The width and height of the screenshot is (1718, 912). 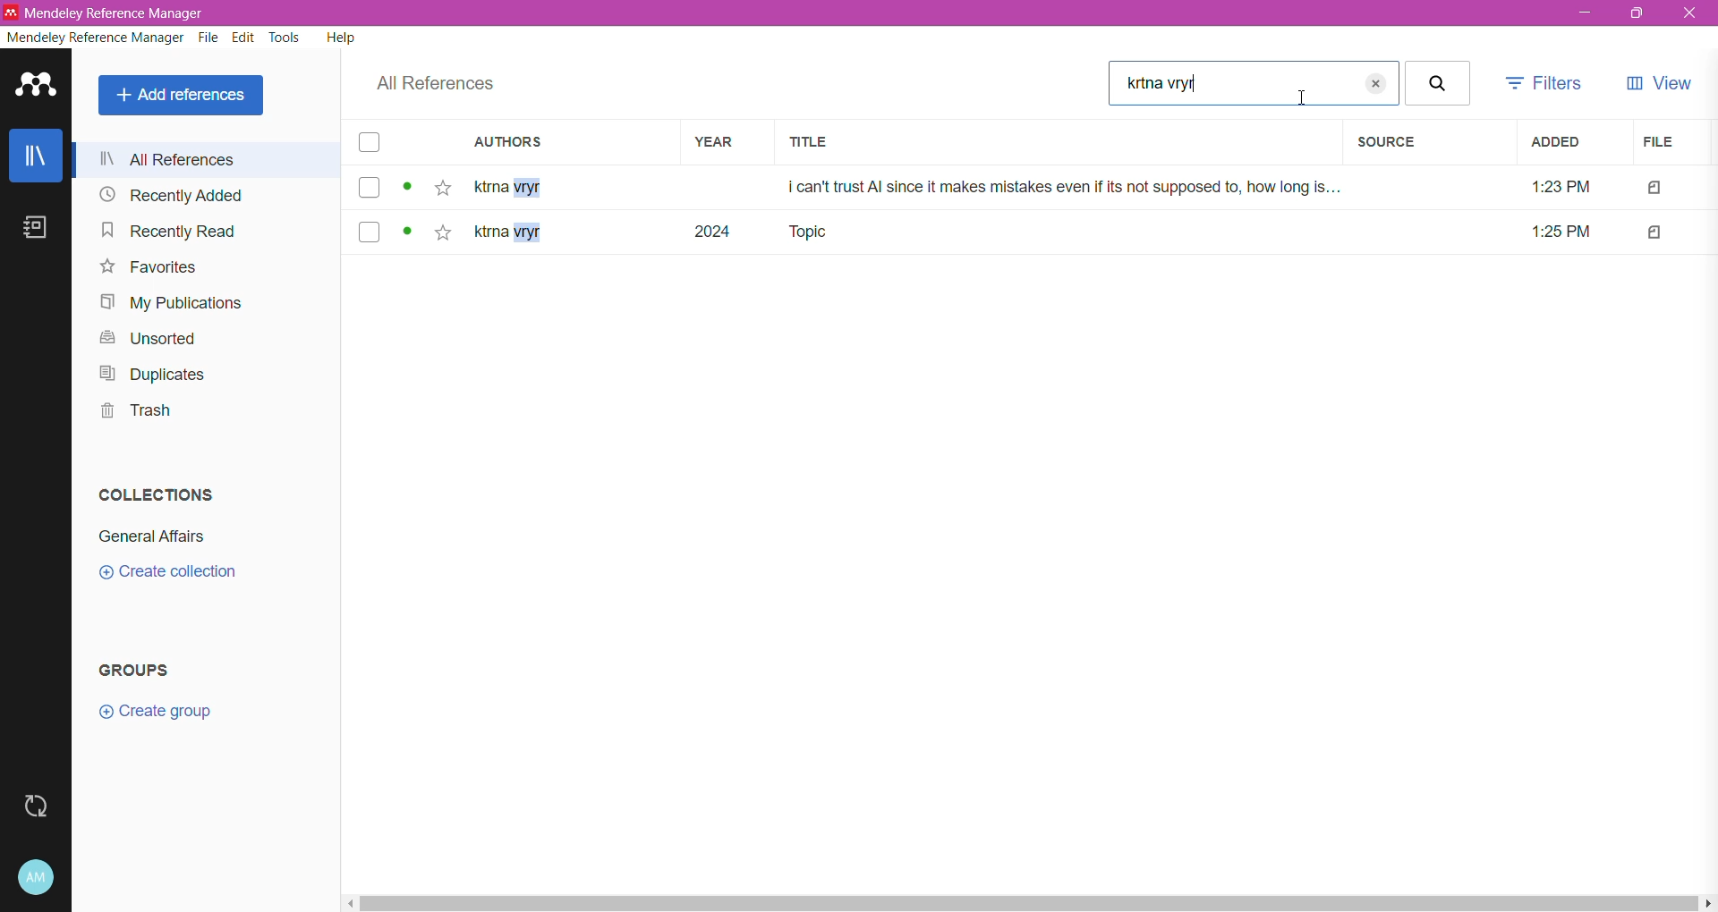 I want to click on Recently Read, so click(x=166, y=231).